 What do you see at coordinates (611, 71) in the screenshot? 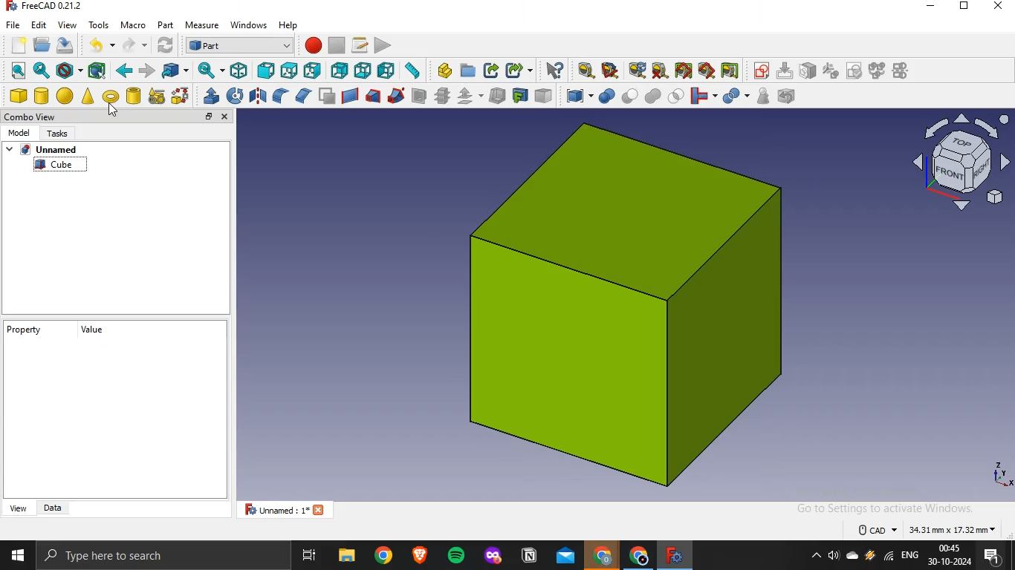
I see `measure angular` at bounding box center [611, 71].